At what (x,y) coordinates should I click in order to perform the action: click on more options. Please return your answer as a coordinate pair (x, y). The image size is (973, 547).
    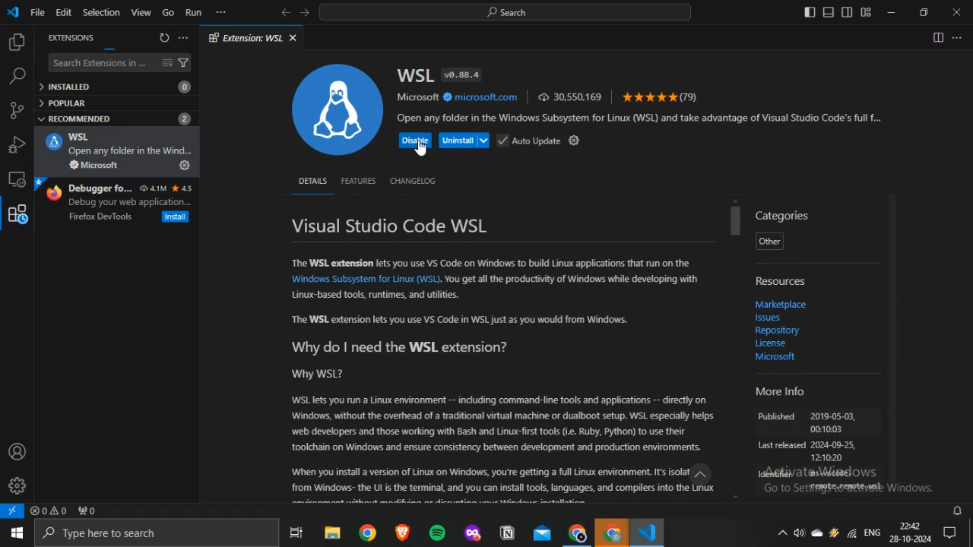
    Looking at the image, I should click on (220, 11).